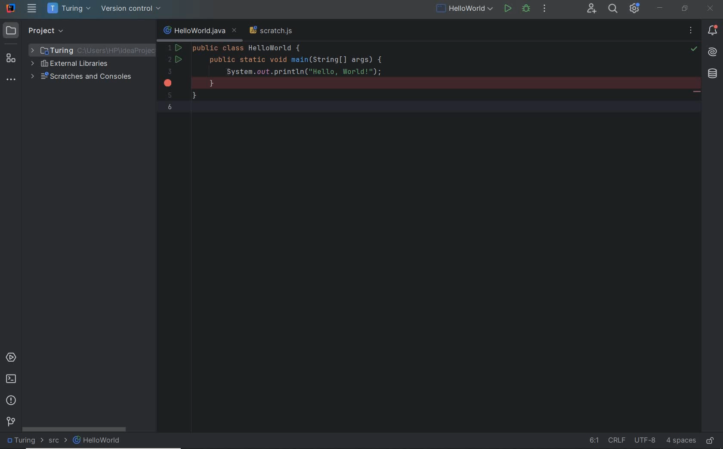 Image resolution: width=723 pixels, height=449 pixels. I want to click on highlights problems: no problem, so click(694, 49).